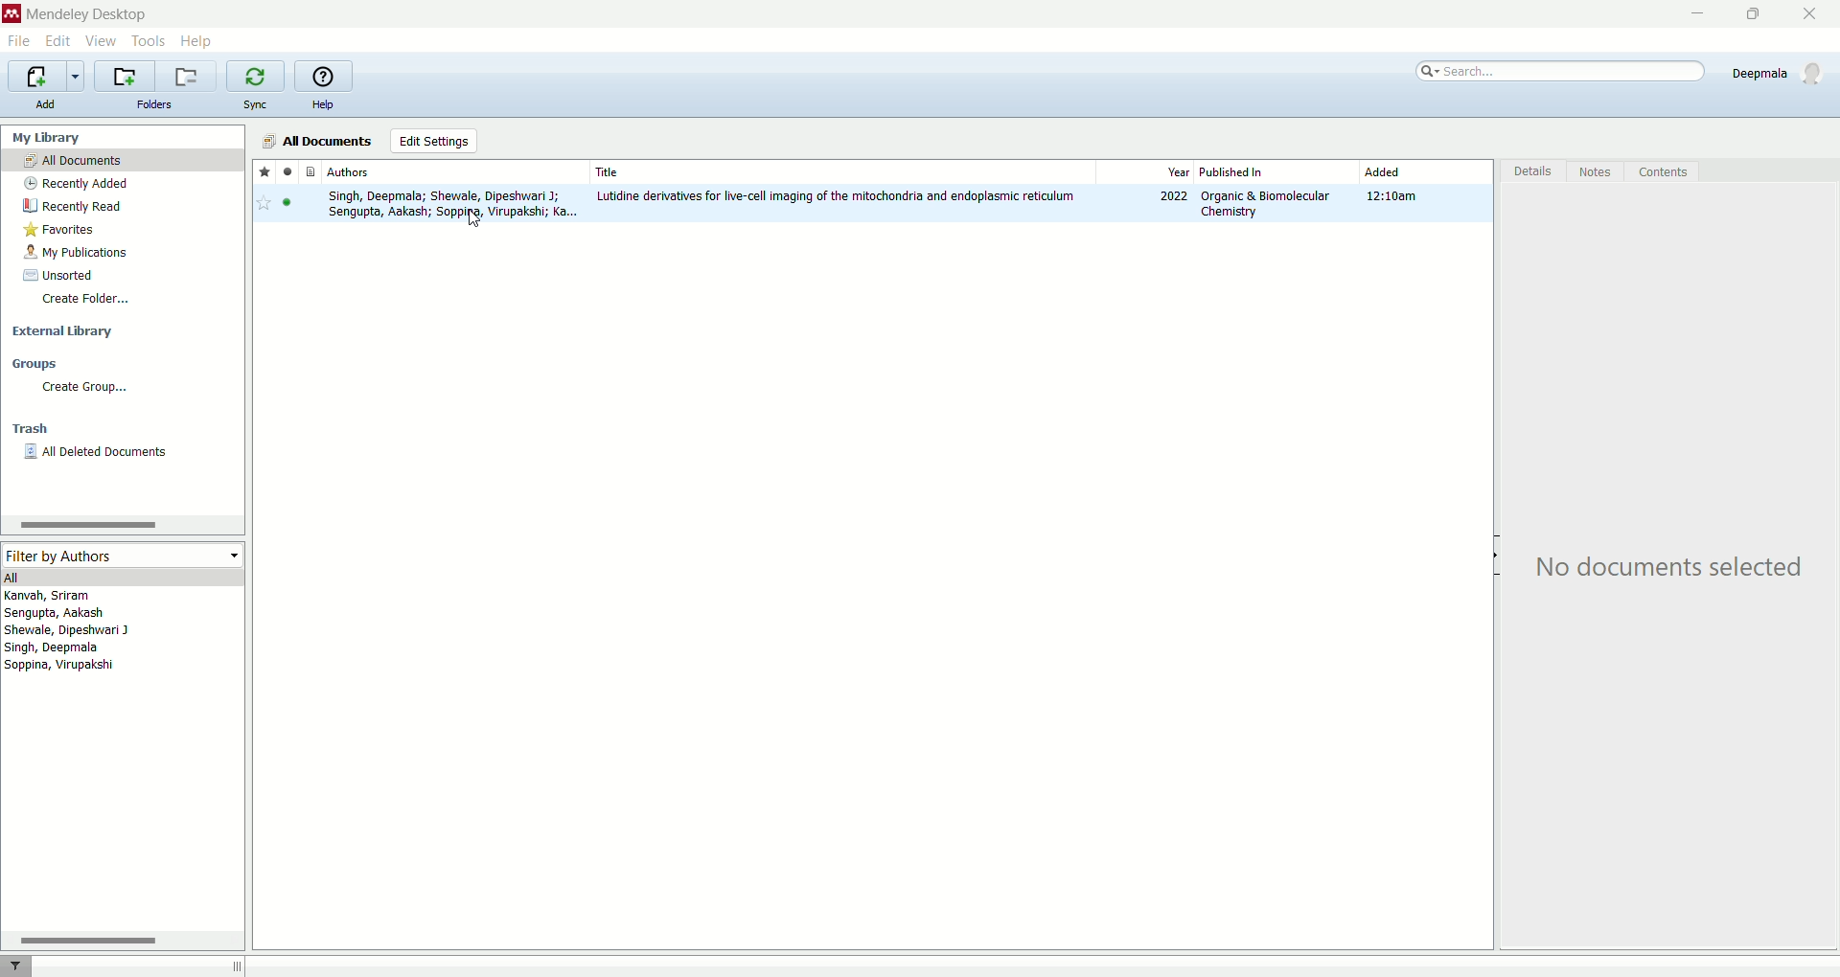 This screenshot has height=977, width=1840. Describe the element at coordinates (11, 14) in the screenshot. I see `logo` at that location.